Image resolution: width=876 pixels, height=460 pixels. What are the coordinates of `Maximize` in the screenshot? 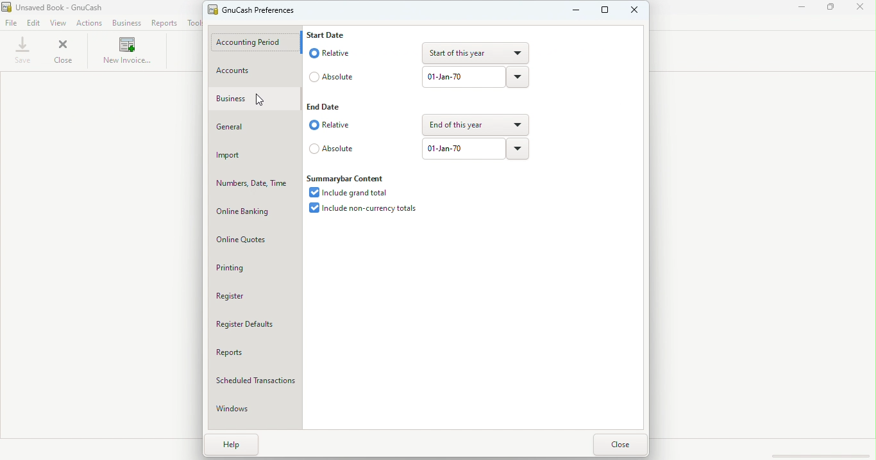 It's located at (833, 10).